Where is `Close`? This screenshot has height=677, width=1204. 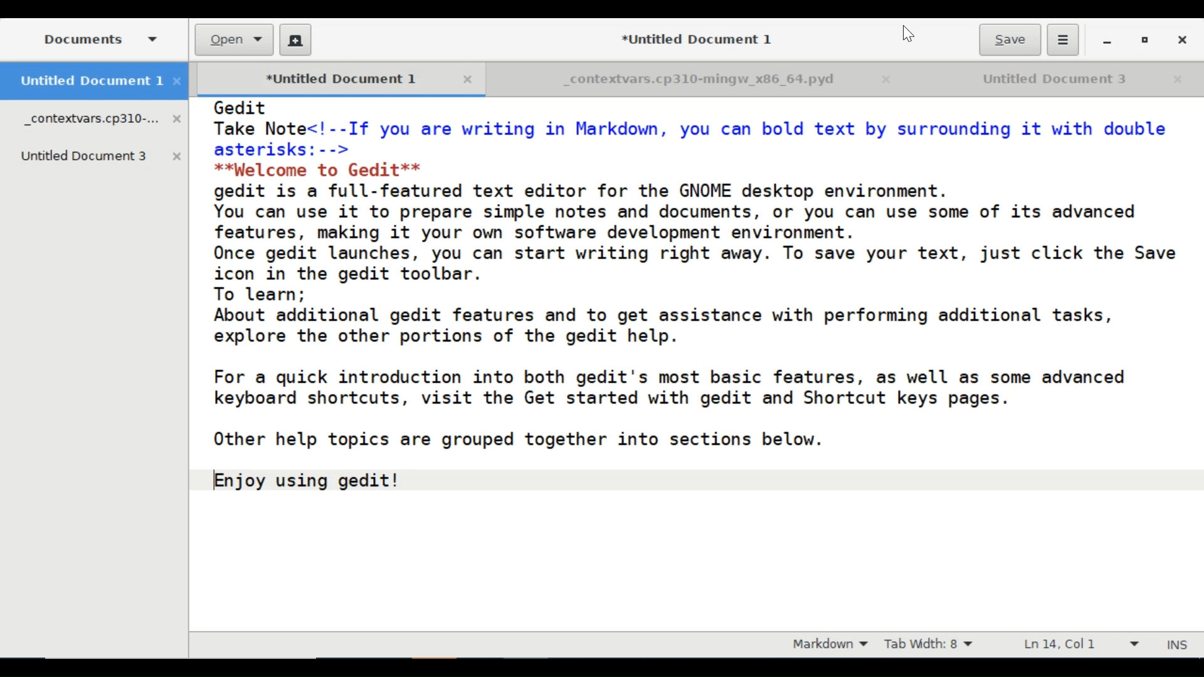
Close is located at coordinates (892, 80).